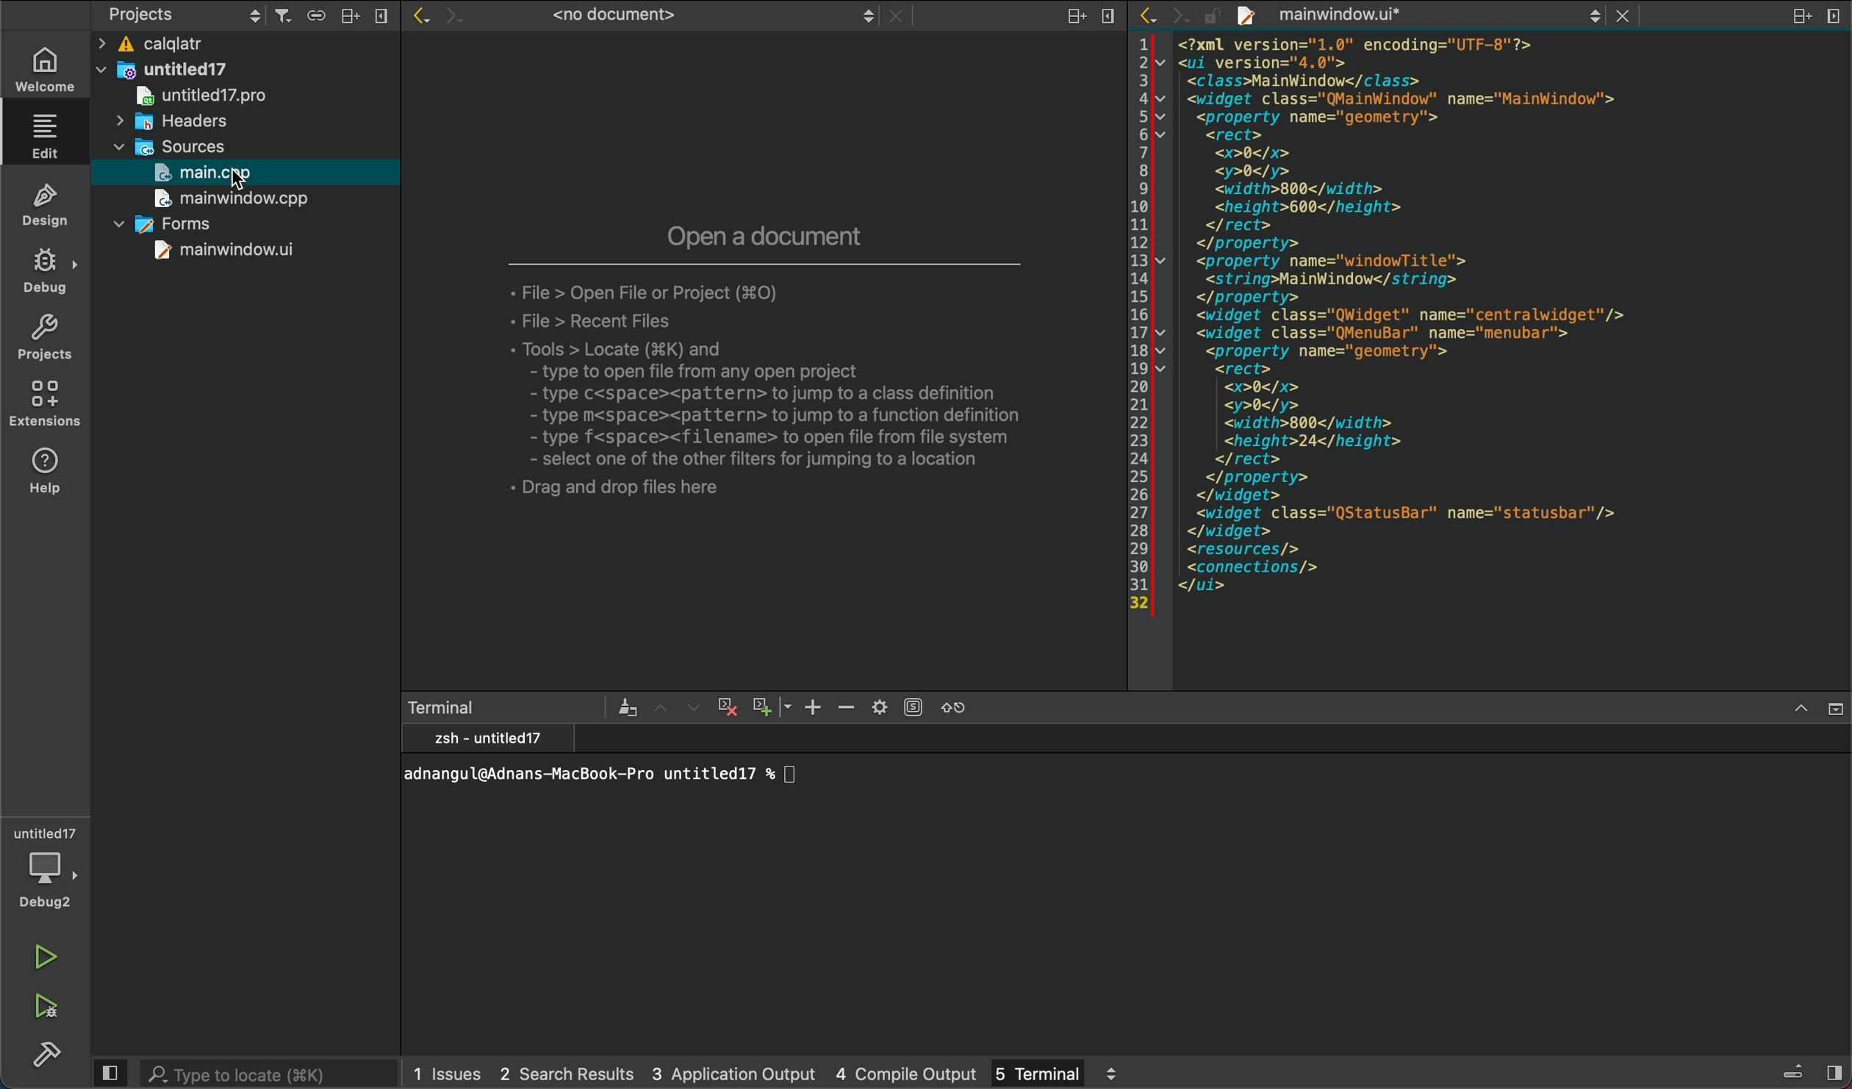 The width and height of the screenshot is (1852, 1089). I want to click on new split file tab, so click(778, 367).